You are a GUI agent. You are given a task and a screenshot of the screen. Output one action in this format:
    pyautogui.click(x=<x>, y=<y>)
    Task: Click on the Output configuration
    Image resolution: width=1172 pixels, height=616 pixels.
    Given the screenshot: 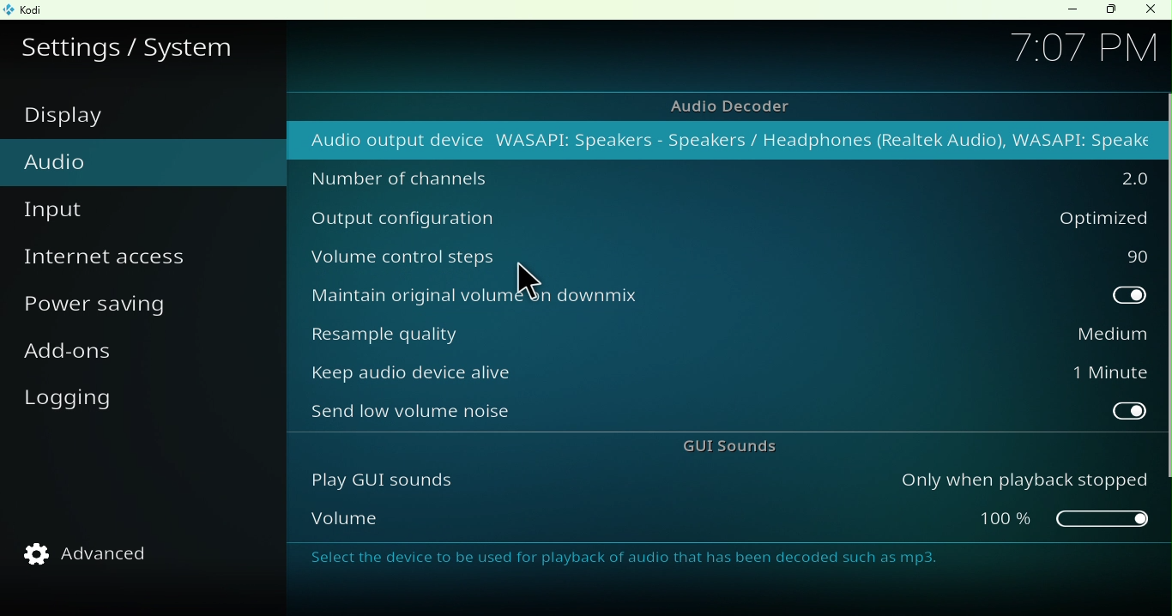 What is the action you would take?
    pyautogui.click(x=613, y=218)
    